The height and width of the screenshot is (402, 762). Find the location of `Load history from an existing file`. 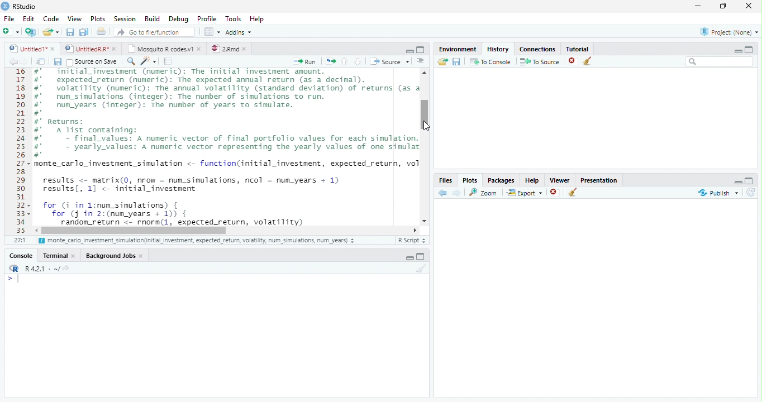

Load history from an existing file is located at coordinates (442, 62).